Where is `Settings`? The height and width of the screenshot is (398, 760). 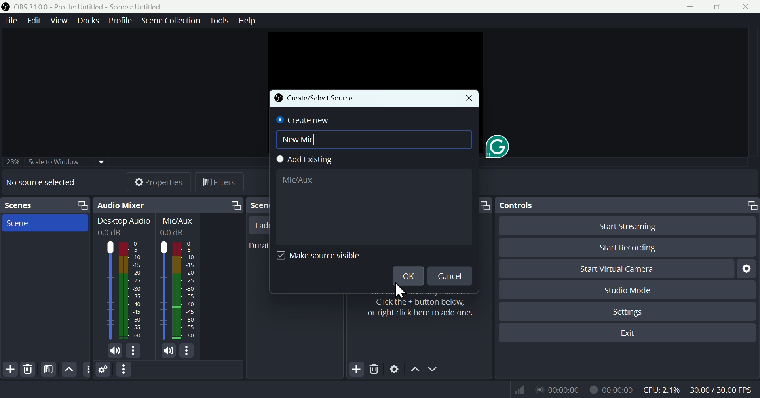 Settings is located at coordinates (104, 370).